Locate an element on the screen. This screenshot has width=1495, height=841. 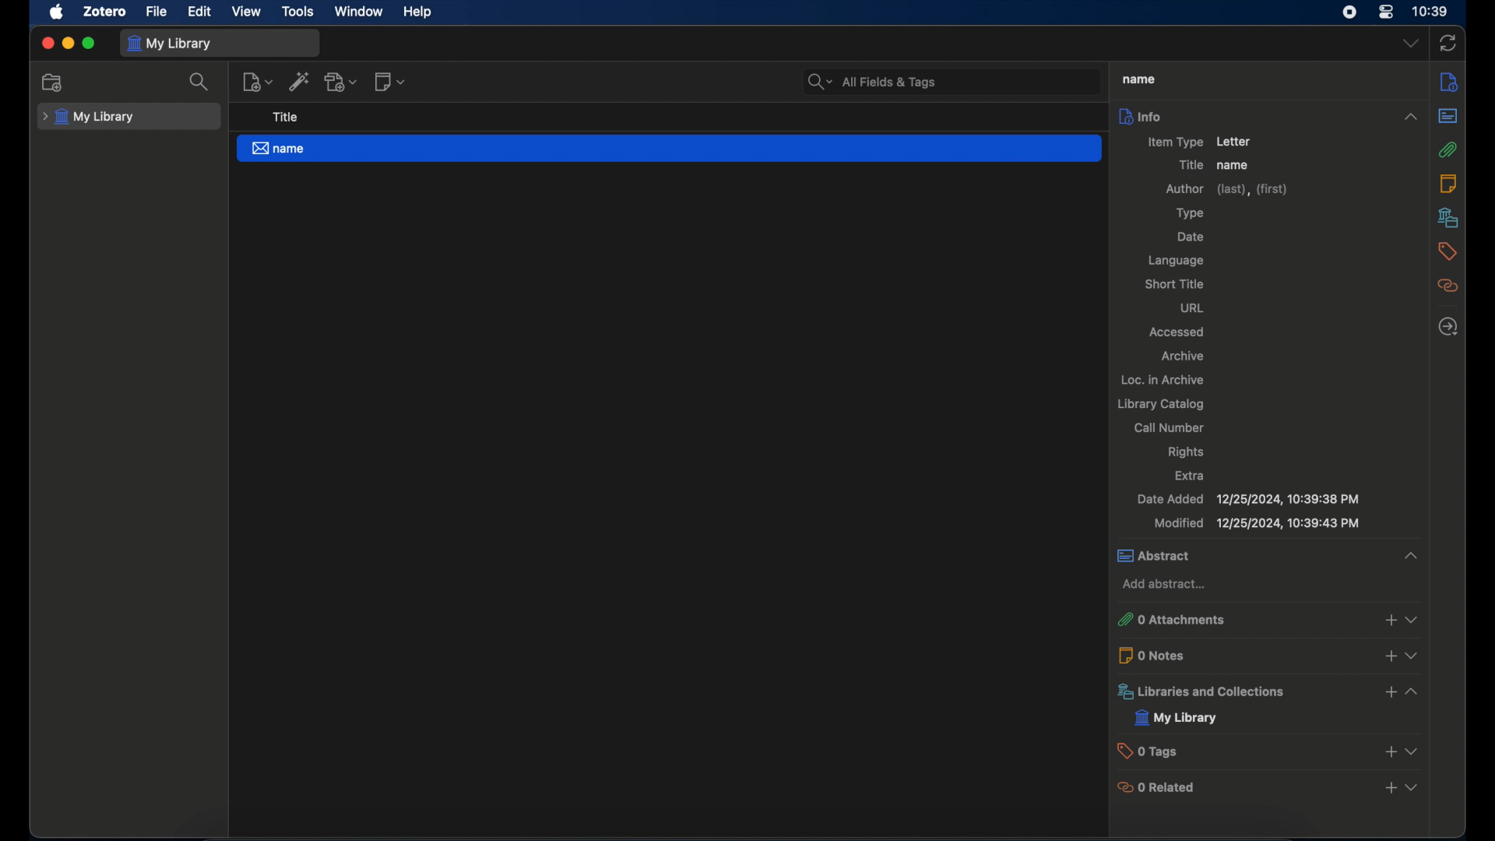
0 related is located at coordinates (1157, 789).